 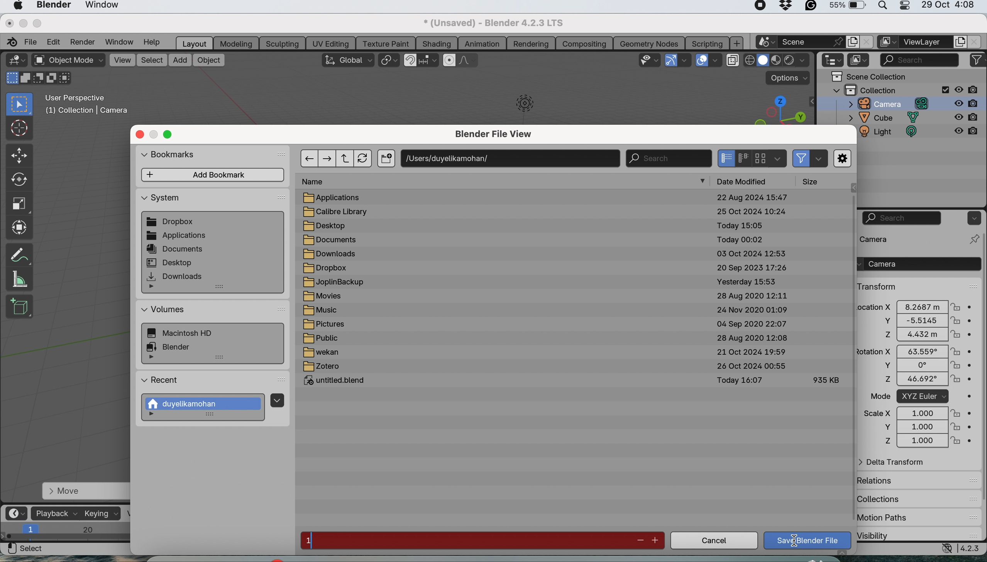 I want to click on public, so click(x=322, y=338).